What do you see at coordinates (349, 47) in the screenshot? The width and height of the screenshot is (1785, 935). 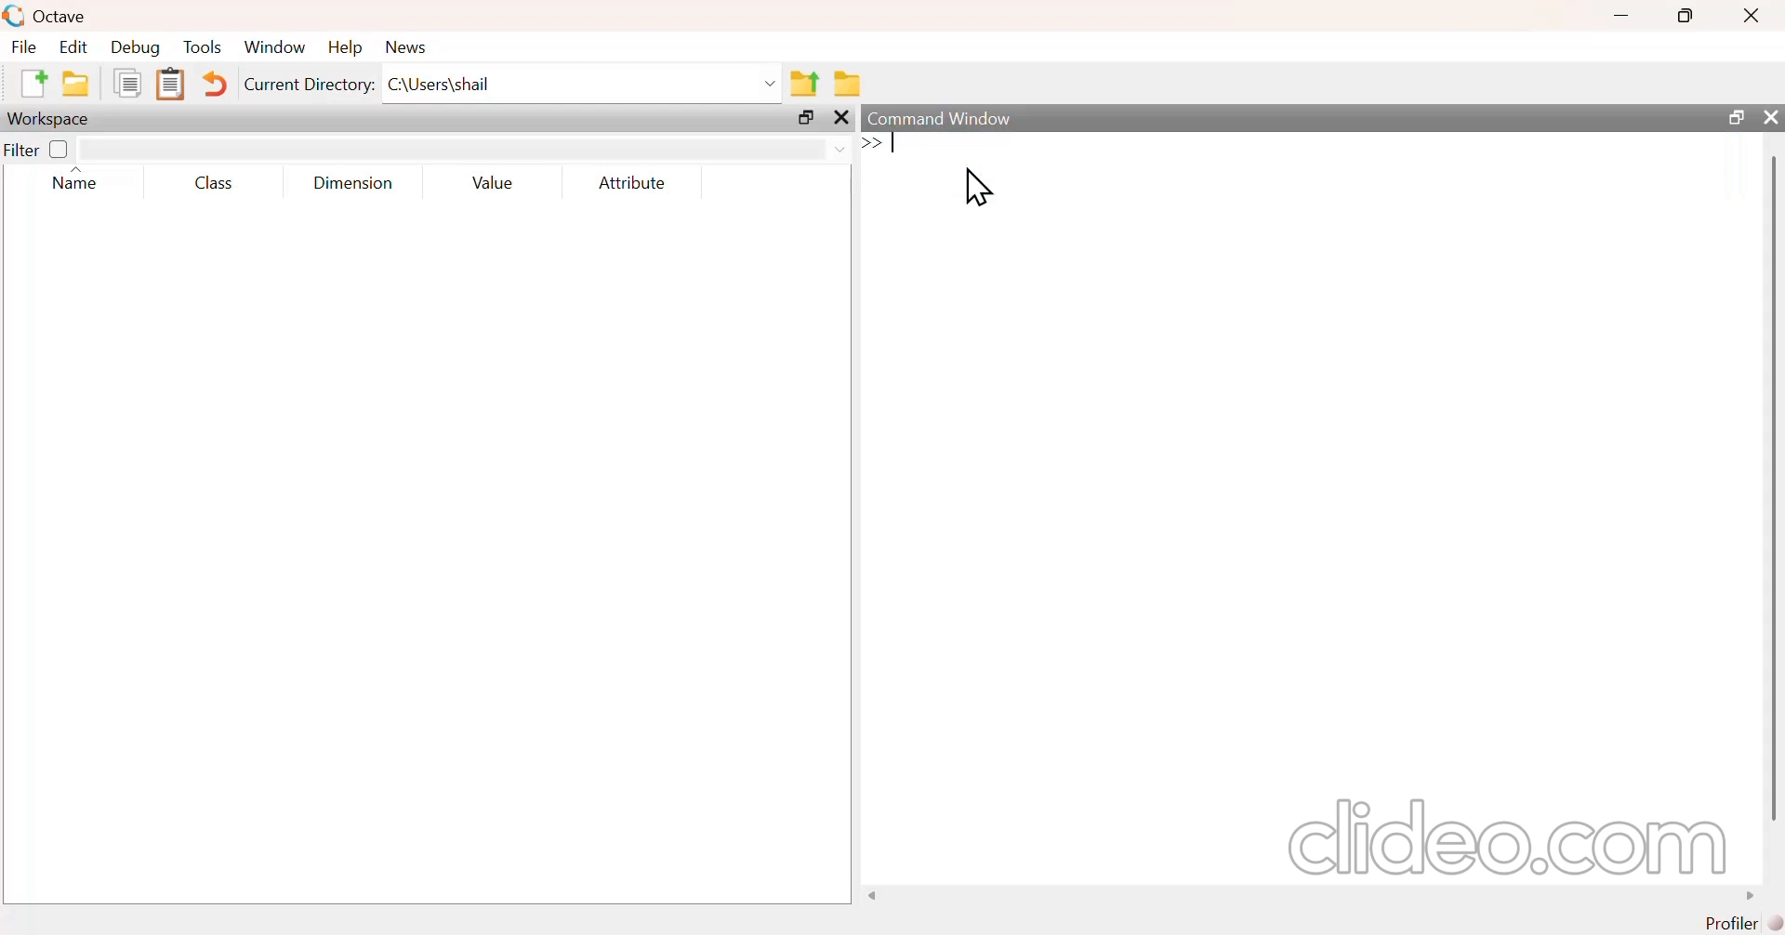 I see `help` at bounding box center [349, 47].